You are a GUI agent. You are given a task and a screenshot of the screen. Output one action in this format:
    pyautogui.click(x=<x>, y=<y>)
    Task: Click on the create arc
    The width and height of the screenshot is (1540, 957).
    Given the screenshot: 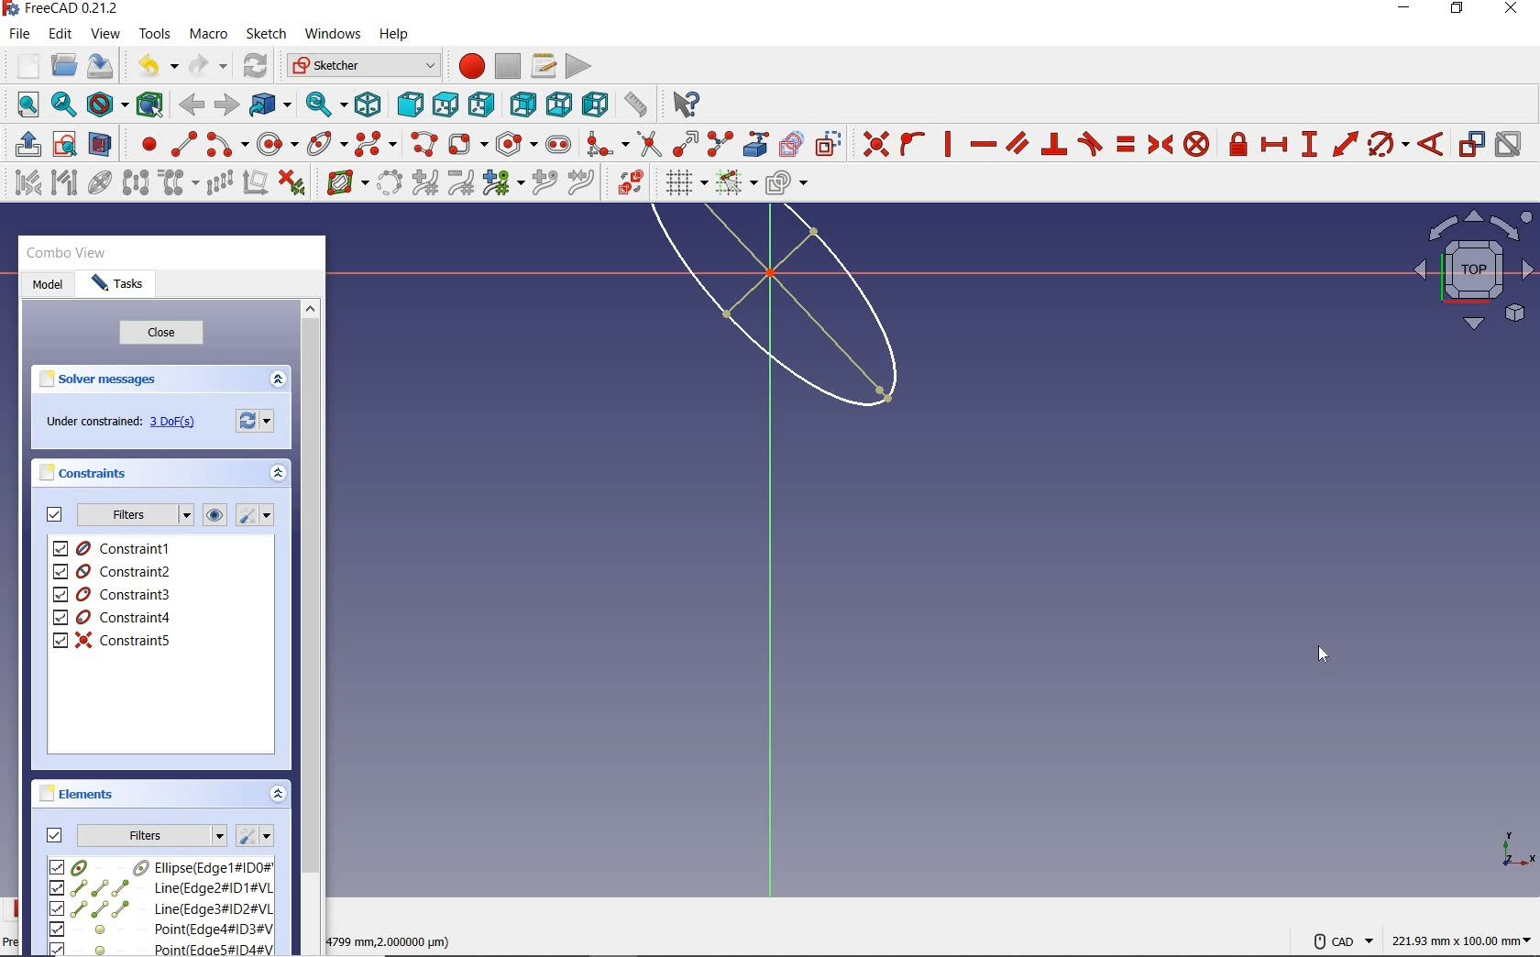 What is the action you would take?
    pyautogui.click(x=227, y=142)
    